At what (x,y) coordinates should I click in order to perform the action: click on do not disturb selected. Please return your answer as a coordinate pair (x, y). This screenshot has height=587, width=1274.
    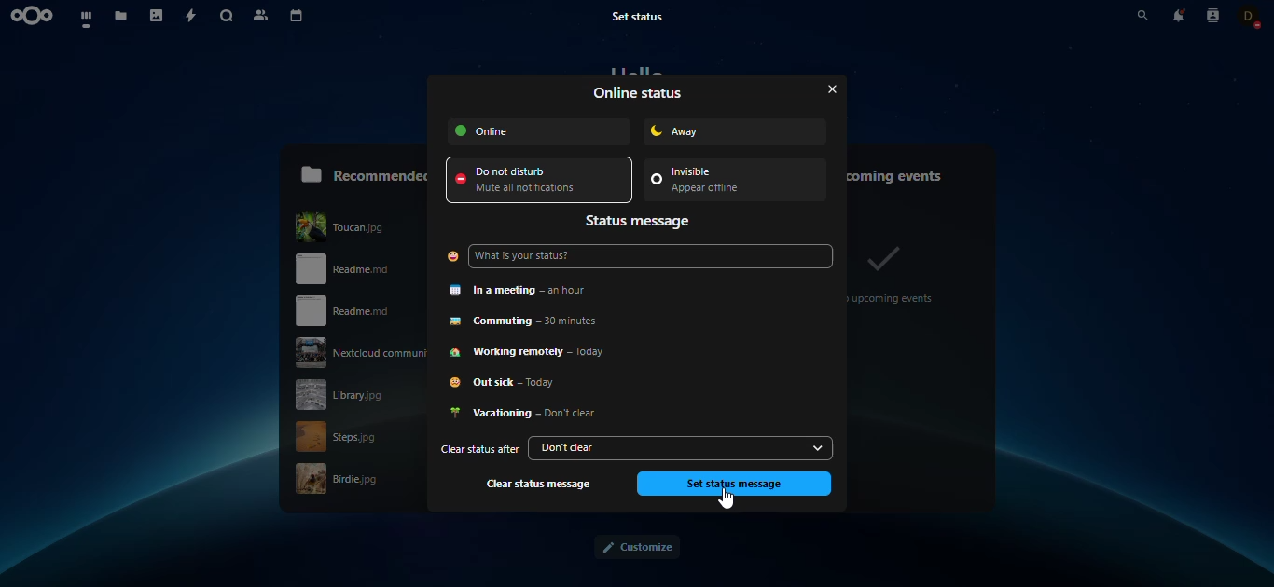
    Looking at the image, I should click on (540, 181).